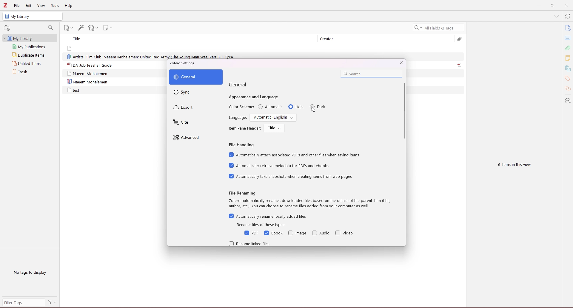 The width and height of the screenshot is (573, 308). What do you see at coordinates (243, 193) in the screenshot?
I see `file renaming` at bounding box center [243, 193].